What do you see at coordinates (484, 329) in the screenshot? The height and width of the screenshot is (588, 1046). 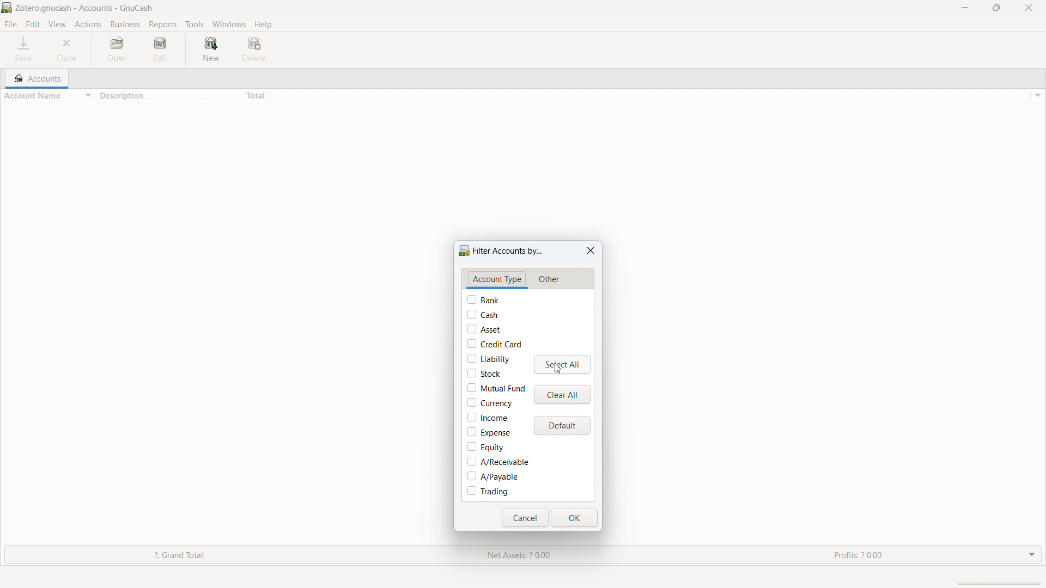 I see `asset` at bounding box center [484, 329].